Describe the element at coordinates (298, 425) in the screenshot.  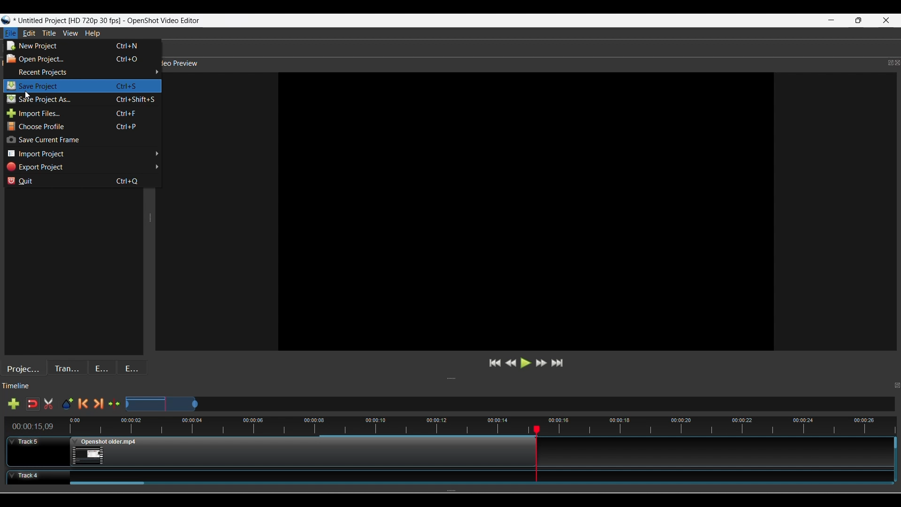
I see `Timestamps for all frames` at that location.